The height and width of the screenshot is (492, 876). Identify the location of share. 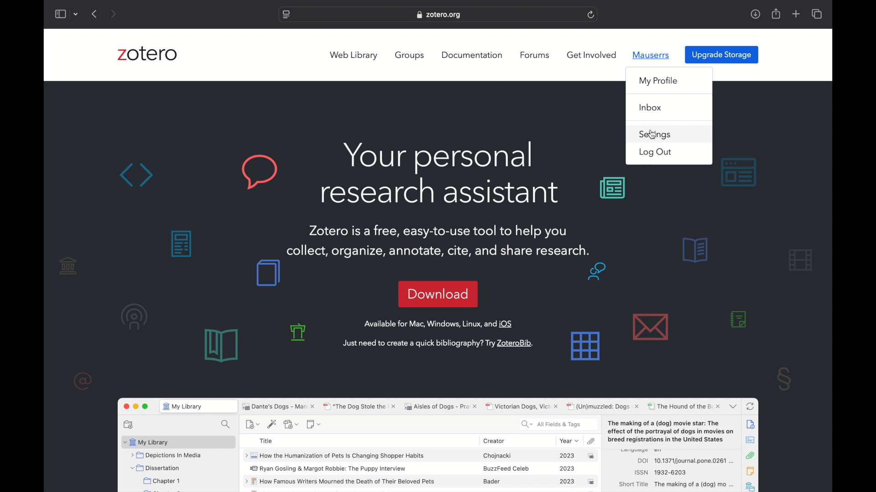
(775, 14).